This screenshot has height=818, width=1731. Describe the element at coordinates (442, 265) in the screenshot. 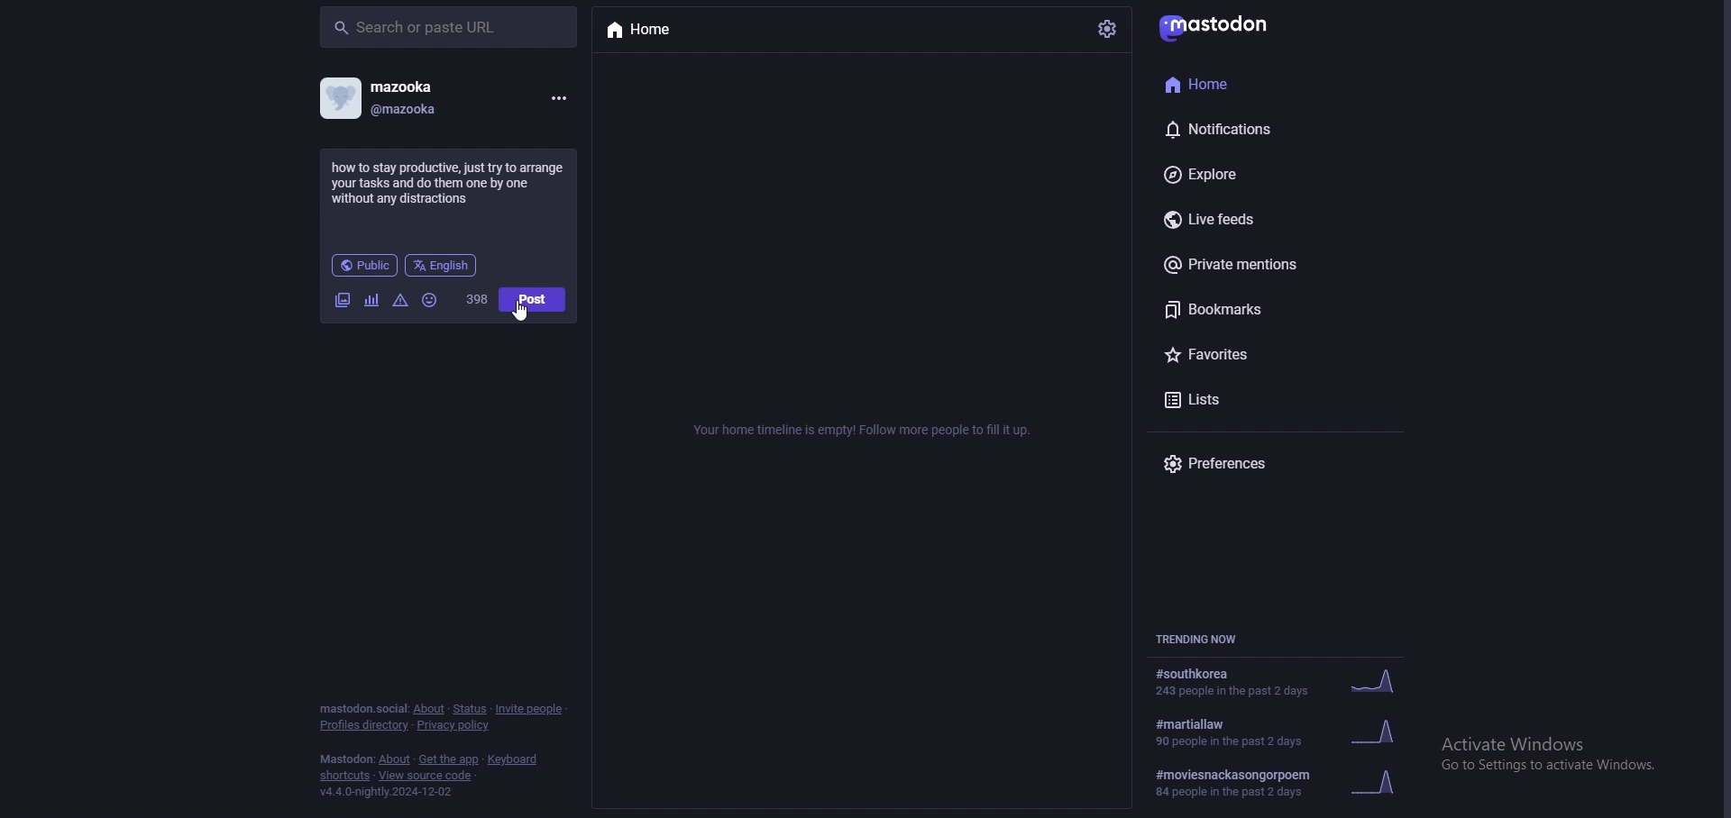

I see `language` at that location.